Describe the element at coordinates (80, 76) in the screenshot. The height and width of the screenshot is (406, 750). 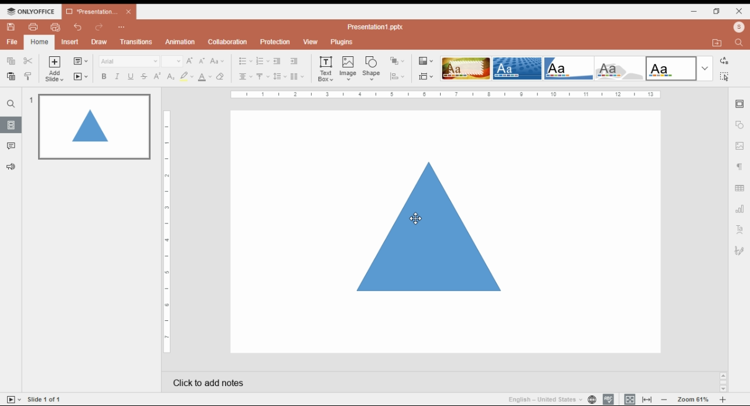
I see `start slideshow` at that location.